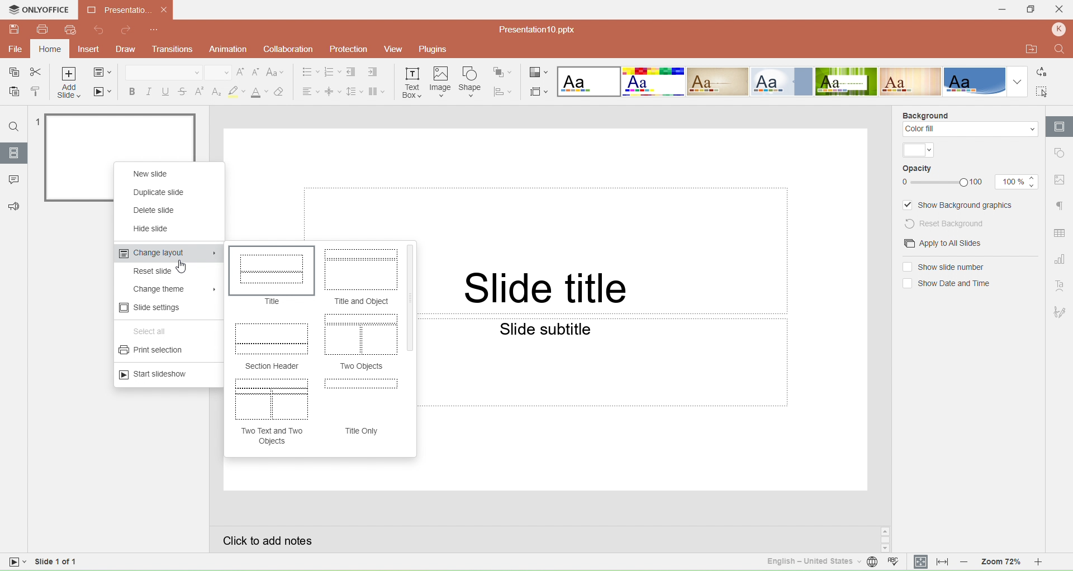  Describe the element at coordinates (911, 81) in the screenshot. I see `Lines` at that location.